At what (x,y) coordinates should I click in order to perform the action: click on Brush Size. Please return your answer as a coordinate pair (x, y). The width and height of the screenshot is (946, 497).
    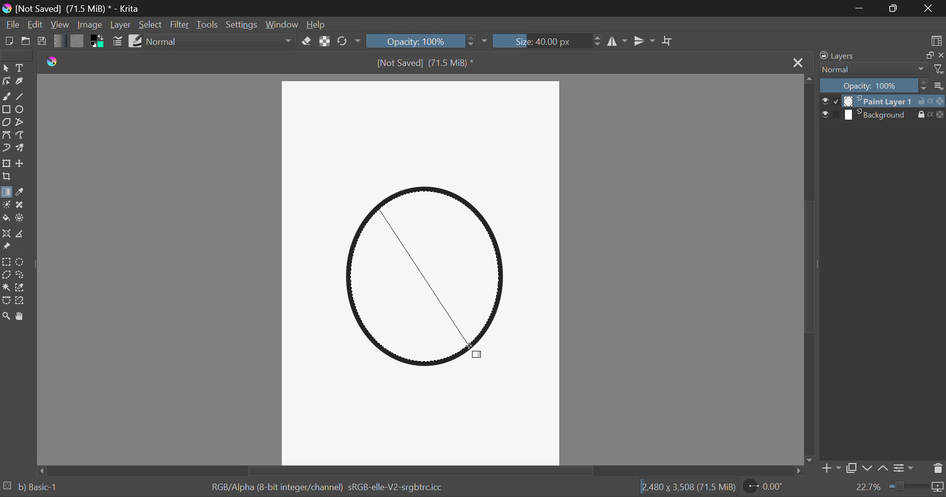
    Looking at the image, I should click on (549, 40).